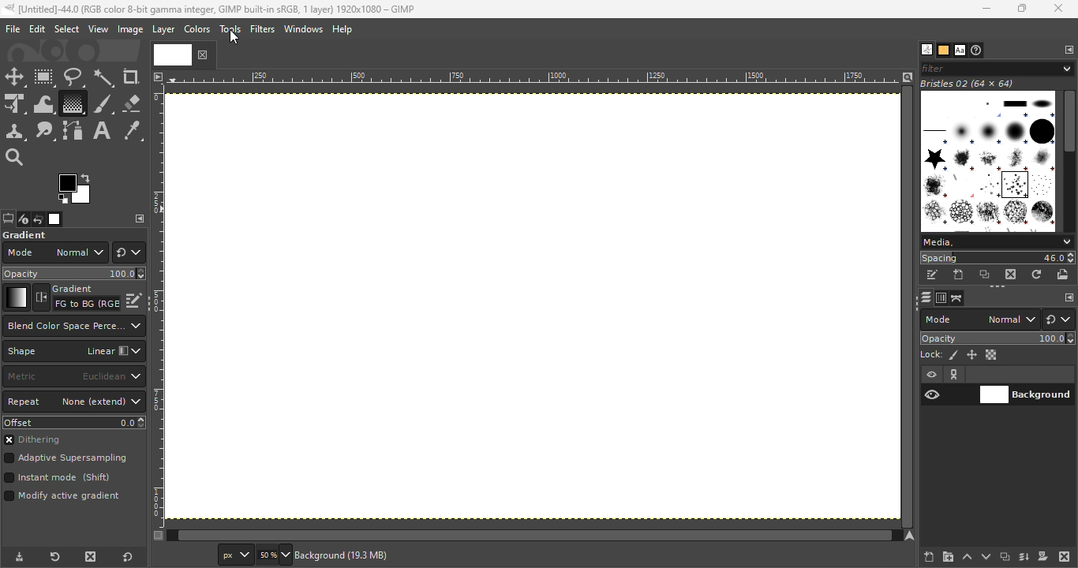 The height and width of the screenshot is (568, 1078). Describe the element at coordinates (1068, 50) in the screenshot. I see `Configure this tab` at that location.